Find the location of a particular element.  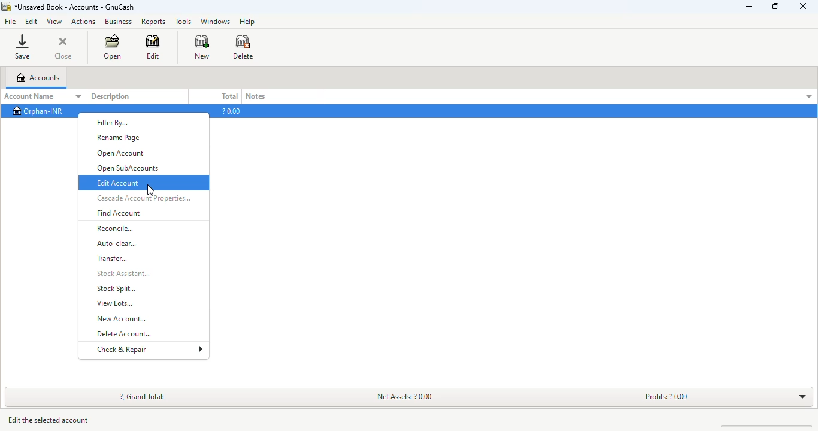

open is located at coordinates (113, 47).